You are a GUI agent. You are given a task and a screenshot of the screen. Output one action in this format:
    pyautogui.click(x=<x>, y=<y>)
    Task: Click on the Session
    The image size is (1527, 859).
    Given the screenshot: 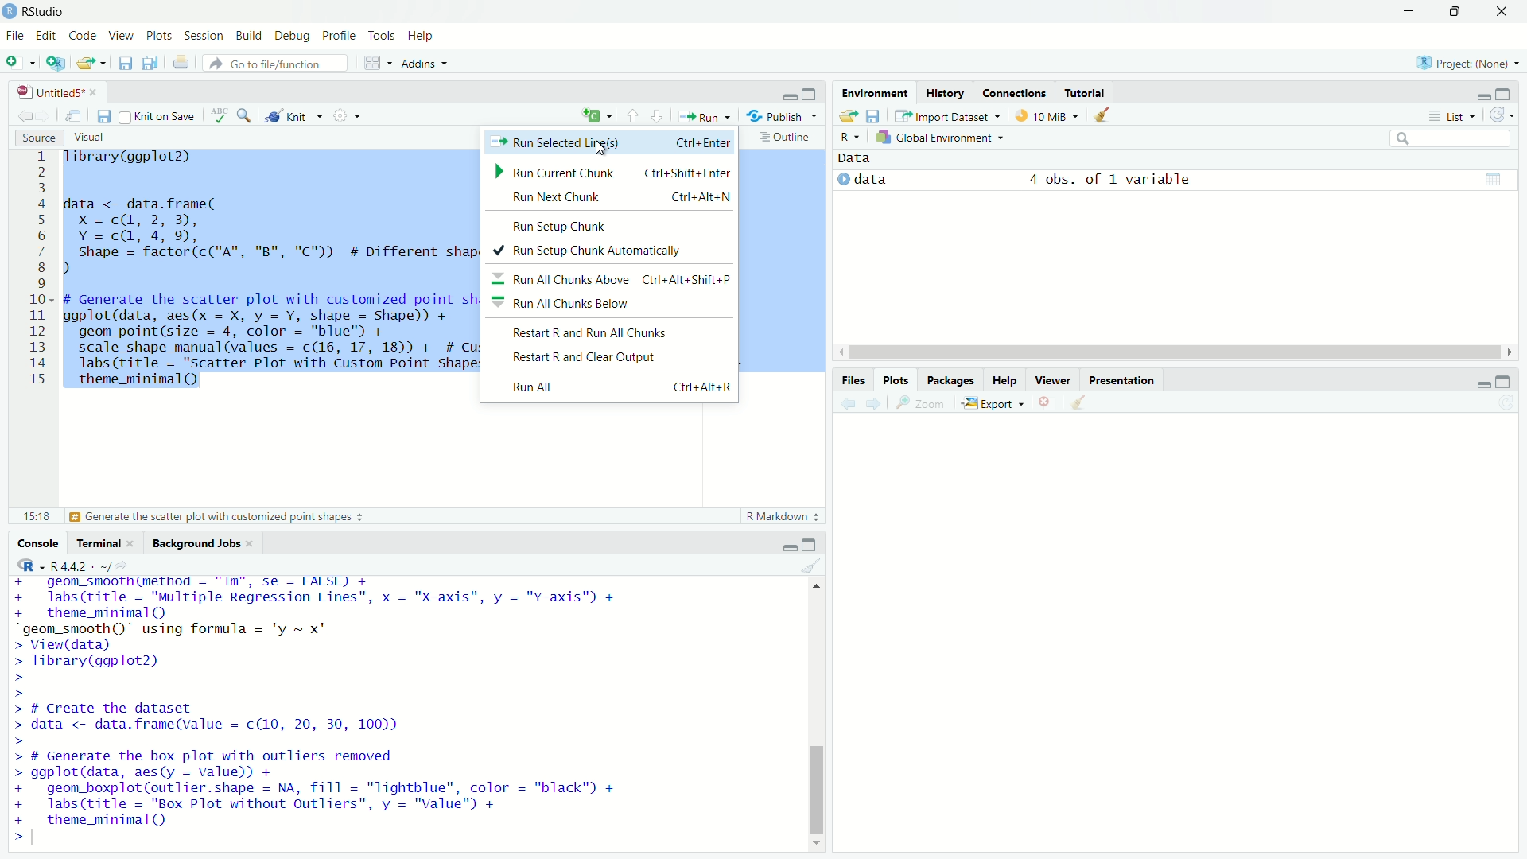 What is the action you would take?
    pyautogui.click(x=203, y=36)
    